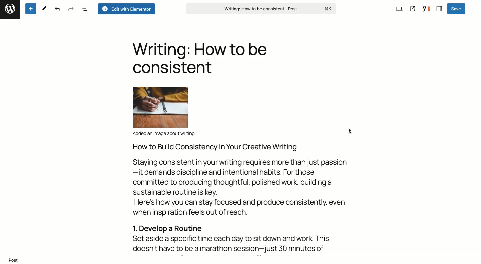  What do you see at coordinates (199, 58) in the screenshot?
I see `Writing: How to be
consistent` at bounding box center [199, 58].